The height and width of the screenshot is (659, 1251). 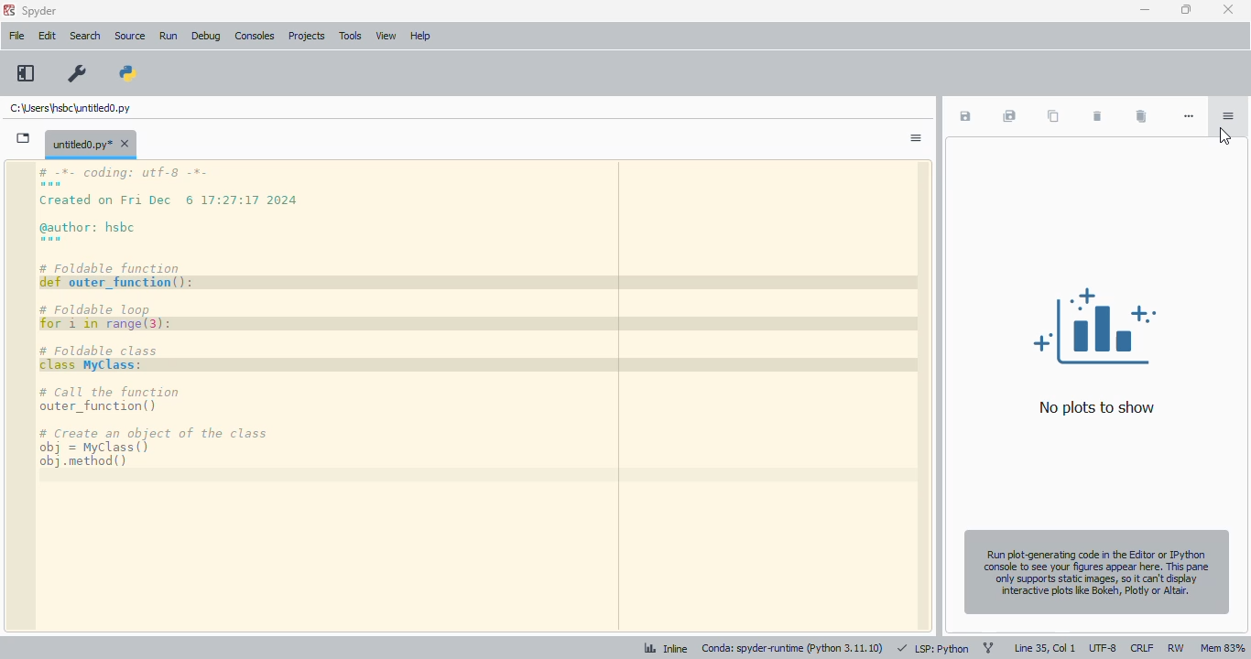 What do you see at coordinates (350, 36) in the screenshot?
I see `tools` at bounding box center [350, 36].